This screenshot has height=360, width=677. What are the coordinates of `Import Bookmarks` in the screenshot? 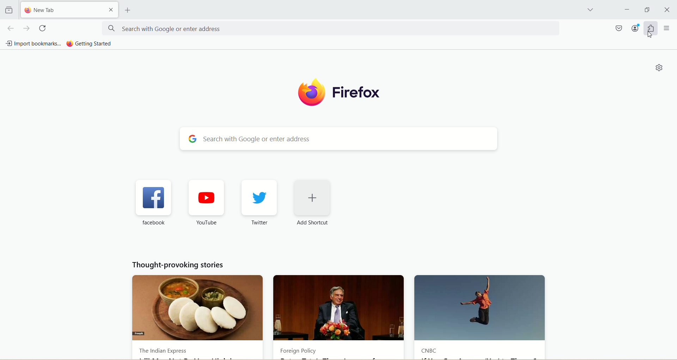 It's located at (32, 43).